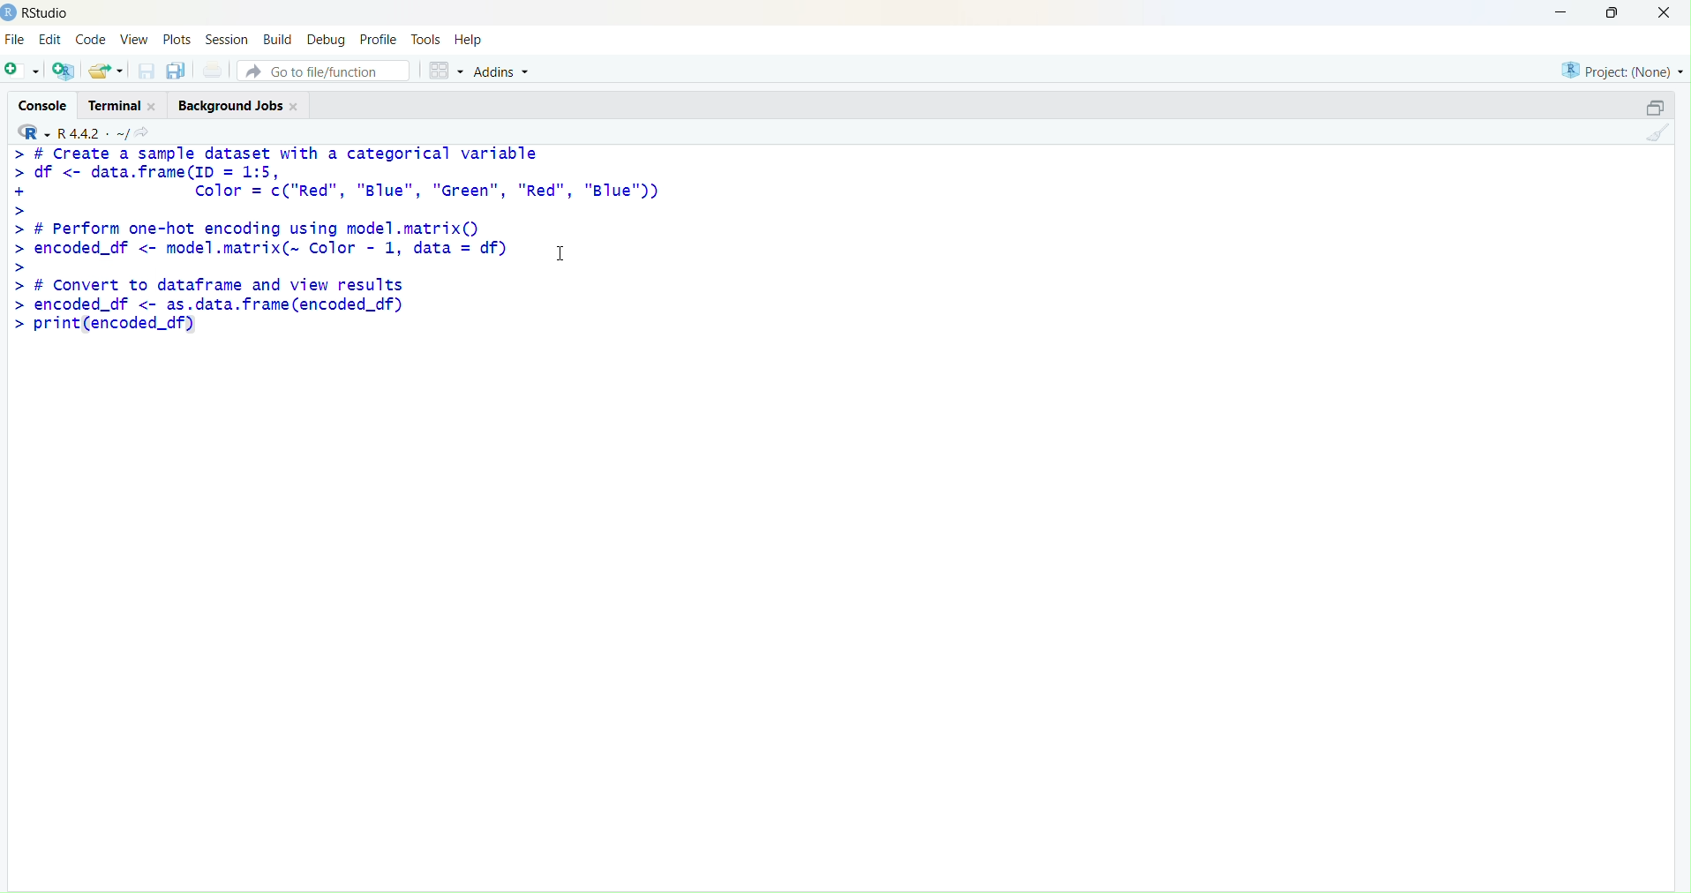  Describe the element at coordinates (1664, 11) in the screenshot. I see `close` at that location.